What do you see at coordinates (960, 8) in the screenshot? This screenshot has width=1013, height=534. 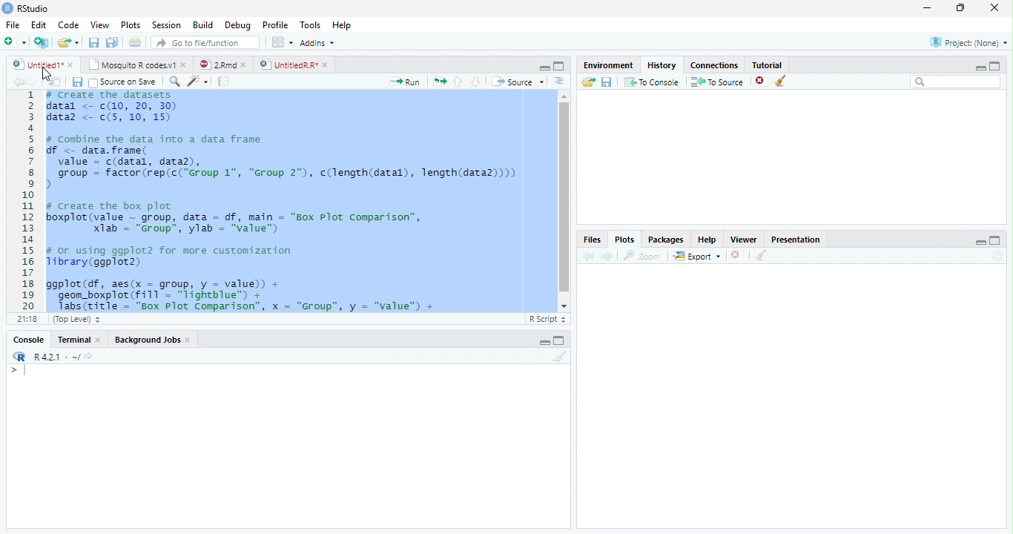 I see `restore` at bounding box center [960, 8].